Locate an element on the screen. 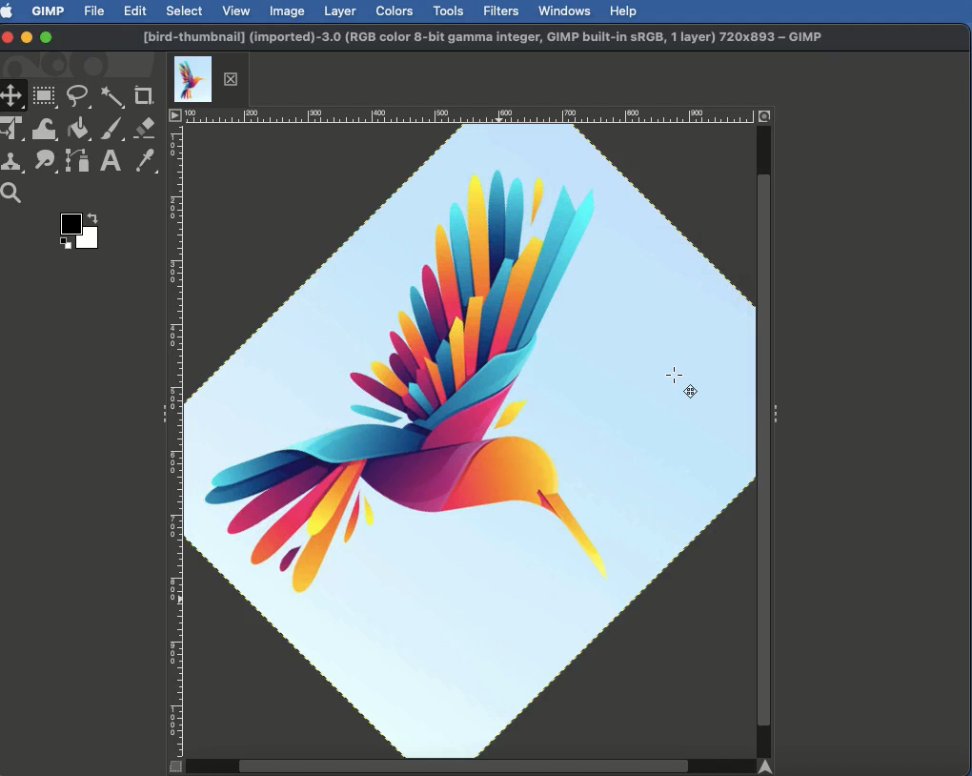 The image size is (972, 776). Quick view mask on/off is located at coordinates (172, 767).